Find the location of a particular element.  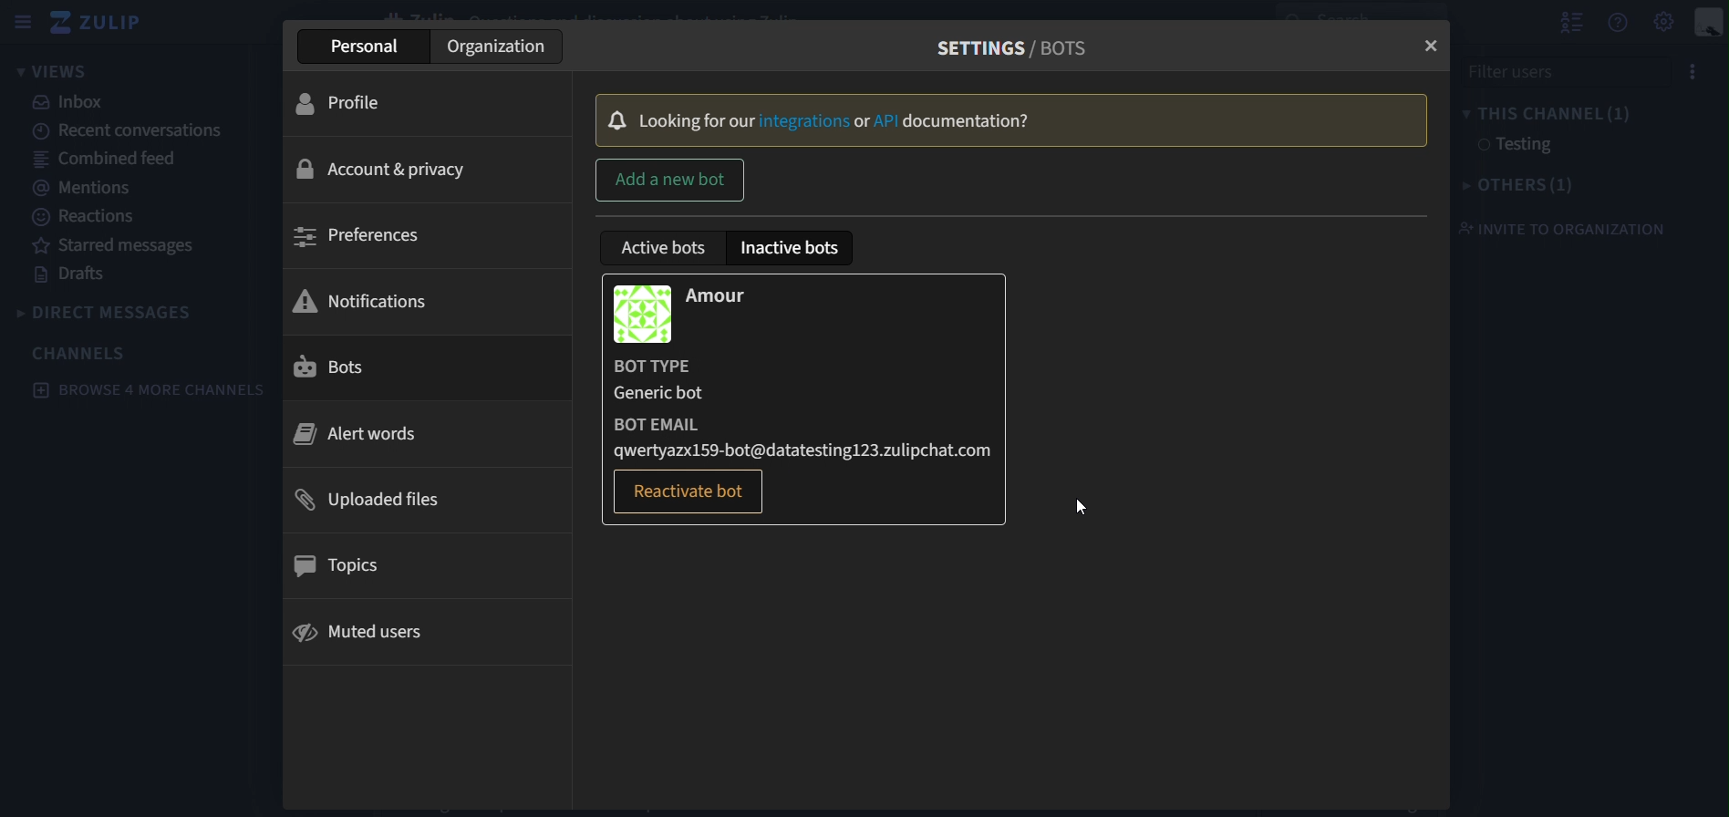

settings is located at coordinates (1665, 20).